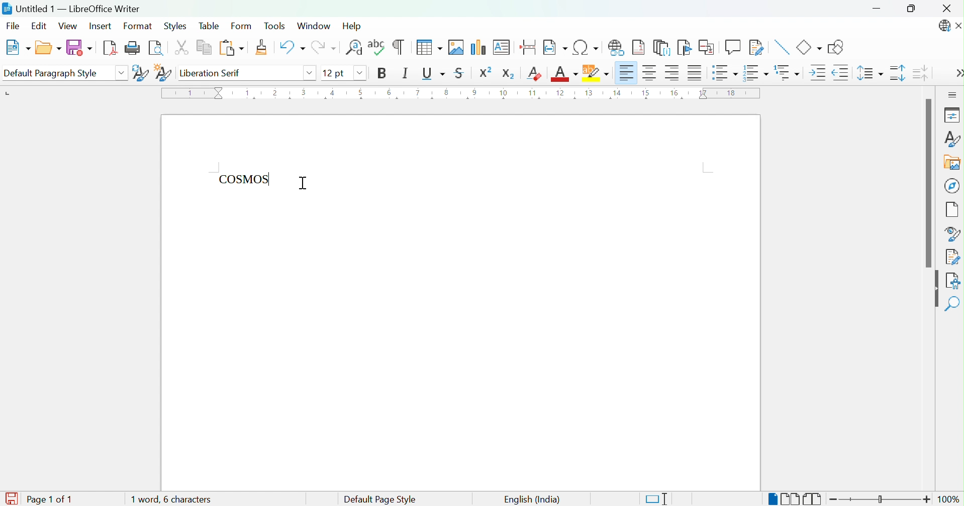  I want to click on Insert Footnote, so click(639, 48).